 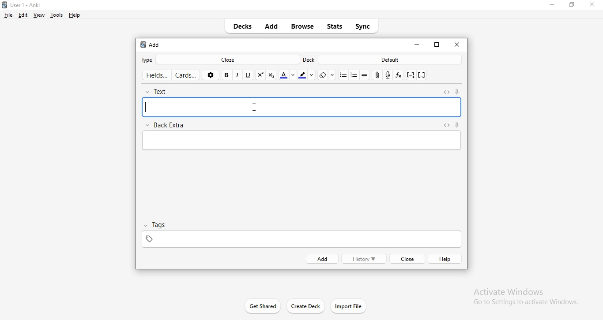 What do you see at coordinates (255, 108) in the screenshot?
I see `Icursor` at bounding box center [255, 108].